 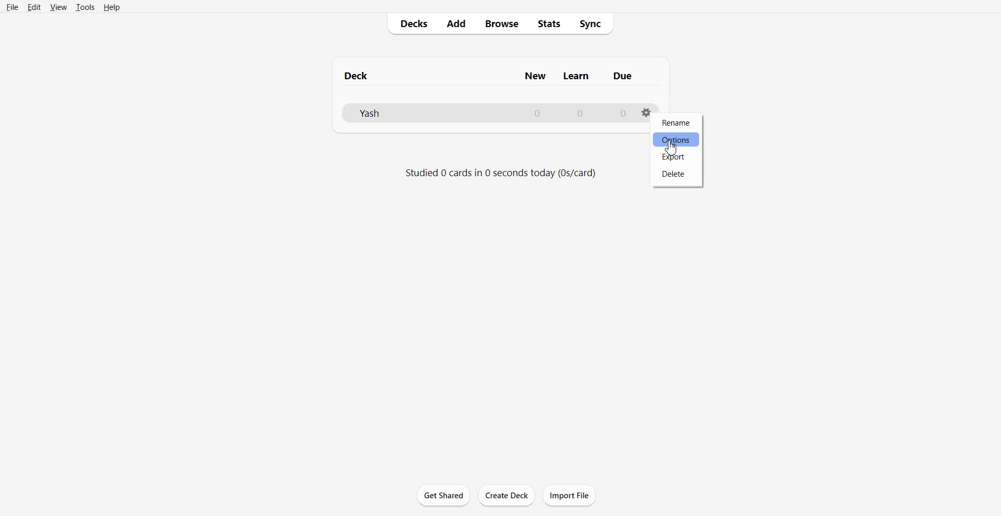 What do you see at coordinates (34, 7) in the screenshot?
I see `Edit` at bounding box center [34, 7].